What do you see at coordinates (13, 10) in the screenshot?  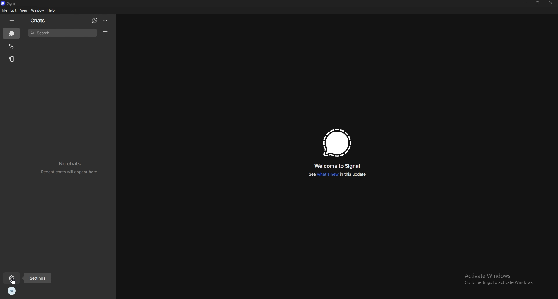 I see `edit` at bounding box center [13, 10].